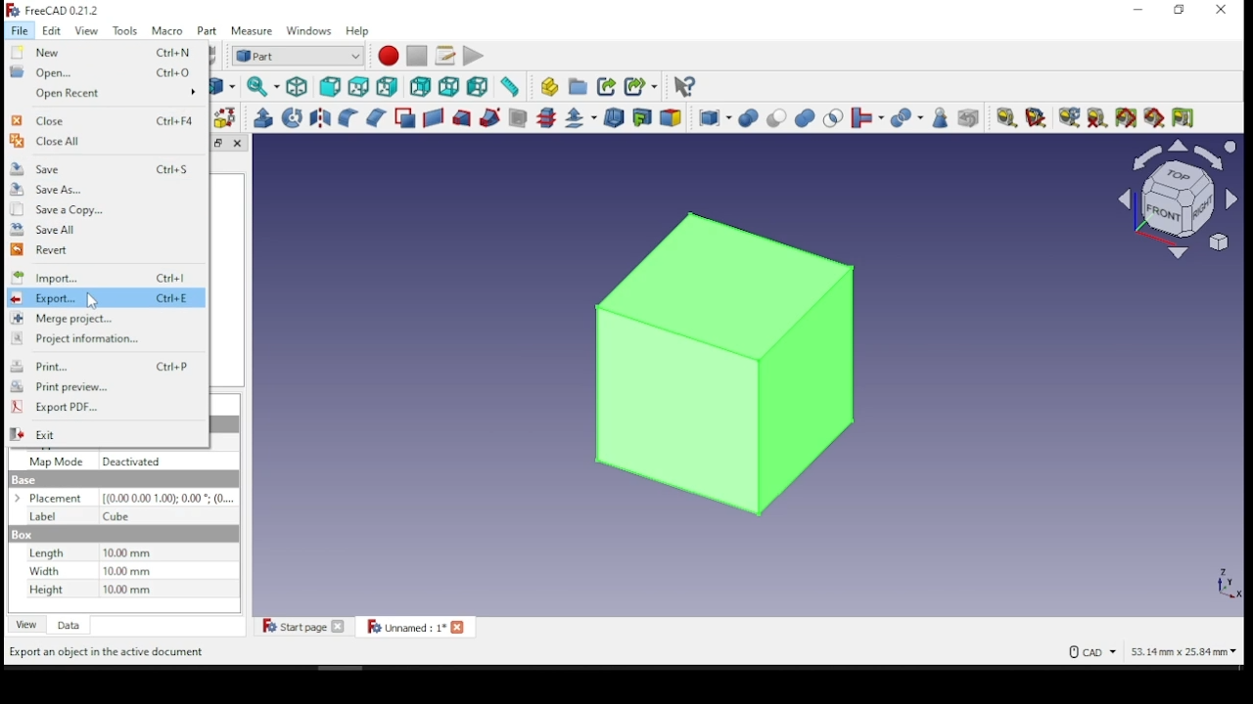 This screenshot has height=704, width=1253. Describe the element at coordinates (254, 32) in the screenshot. I see `measure` at that location.